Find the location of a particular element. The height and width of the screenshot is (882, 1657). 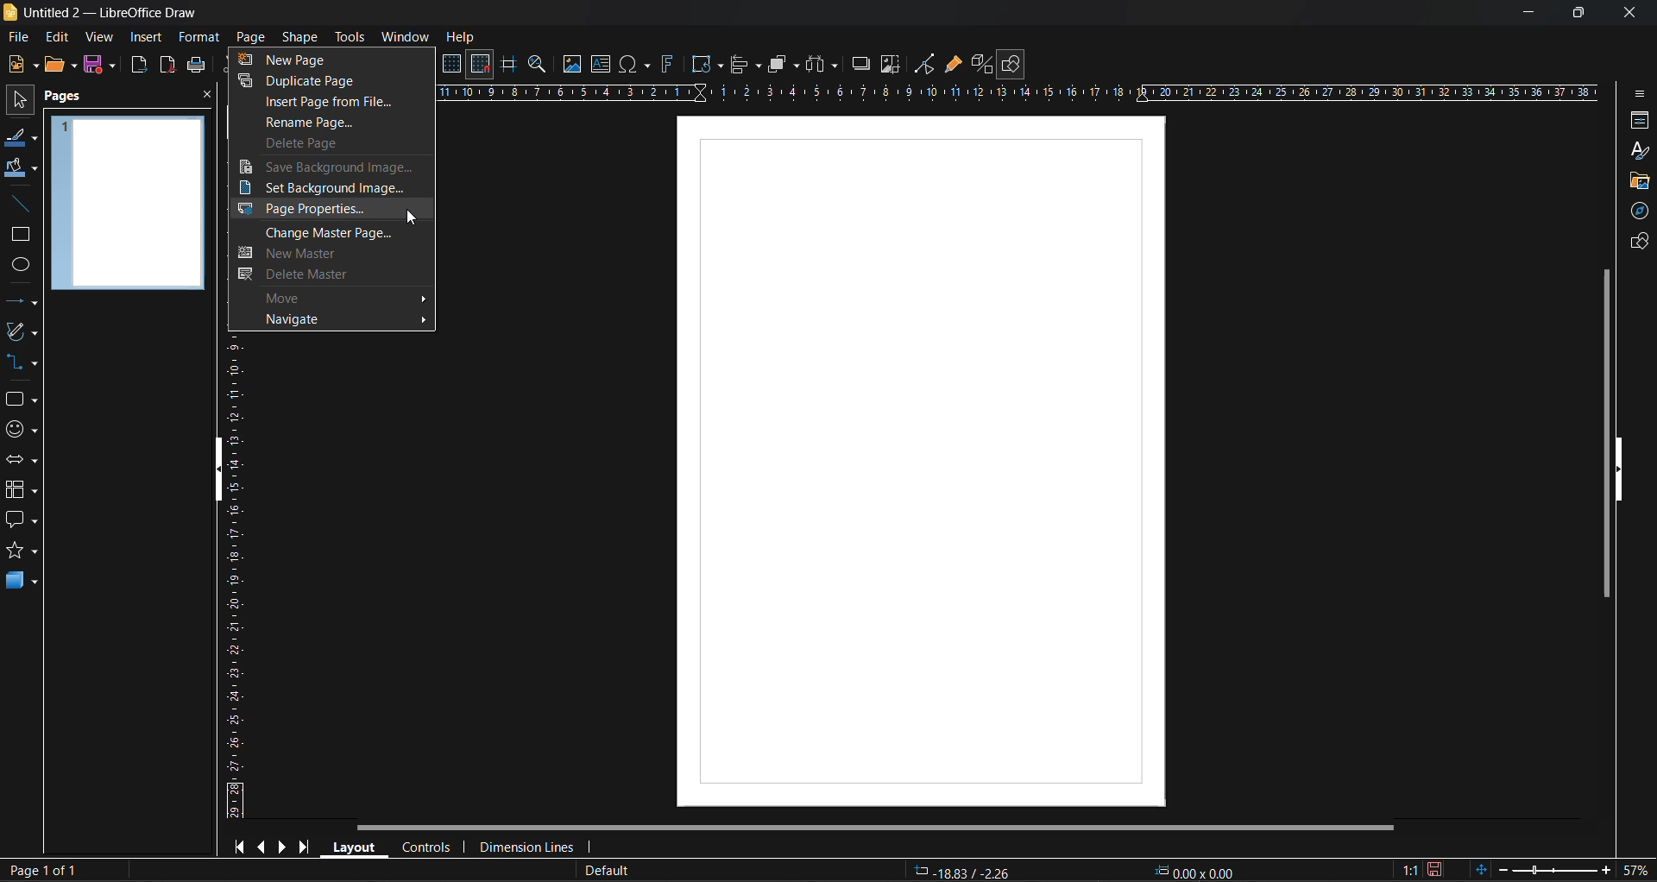

lines and arrows is located at coordinates (22, 303).